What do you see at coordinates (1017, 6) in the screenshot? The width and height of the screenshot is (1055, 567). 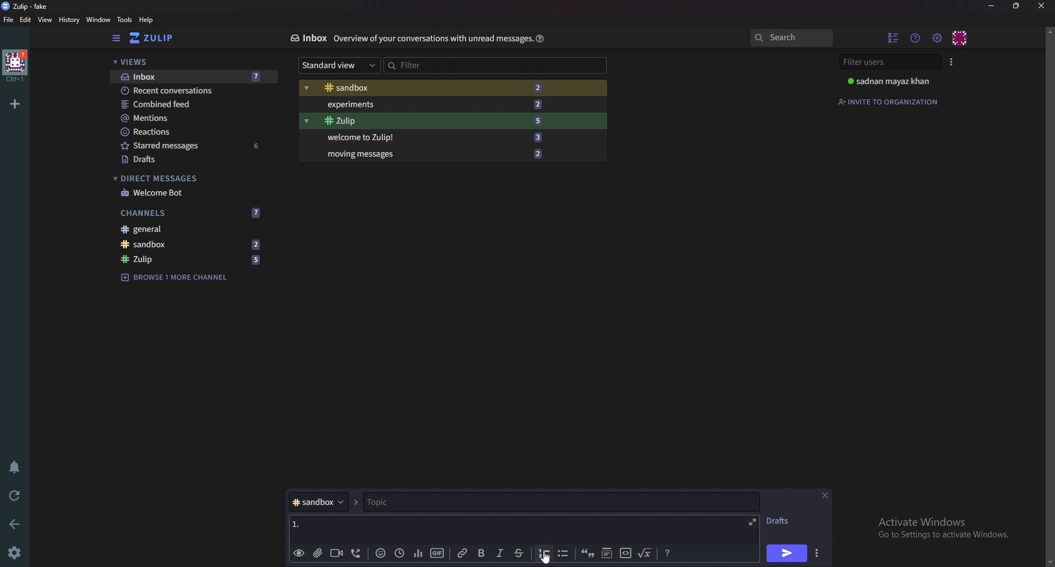 I see `Resize` at bounding box center [1017, 6].